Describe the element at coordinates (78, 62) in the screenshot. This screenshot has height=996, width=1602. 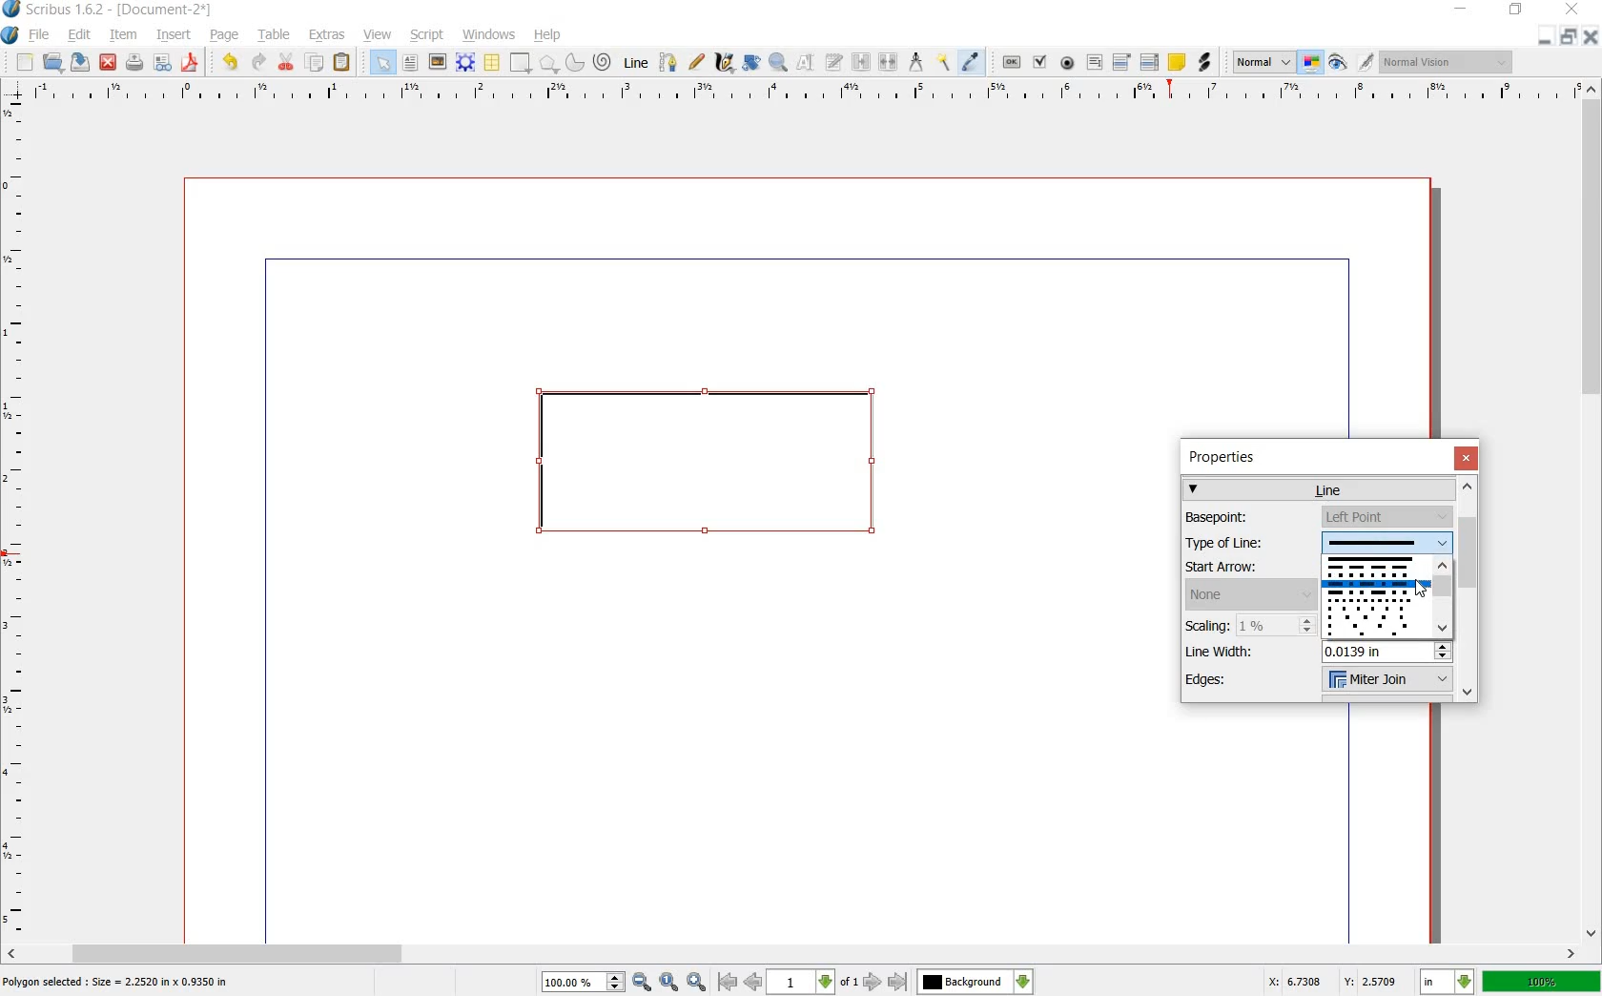
I see `SAVE` at that location.